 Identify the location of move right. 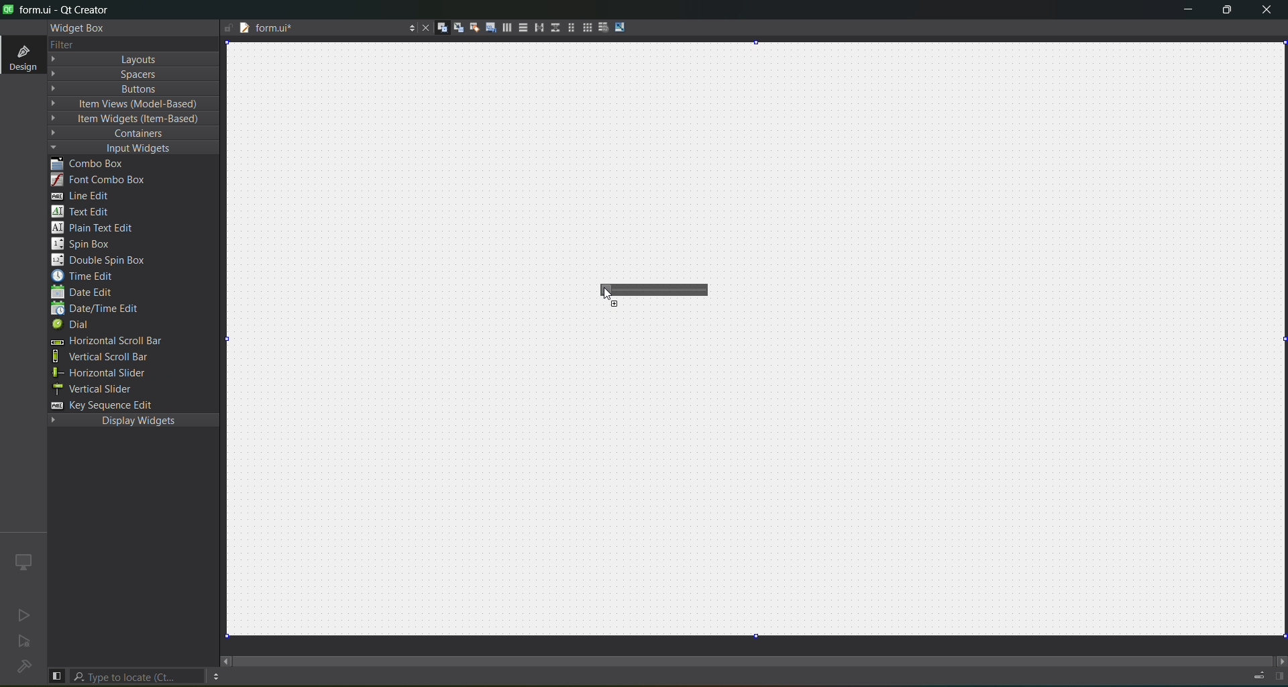
(226, 661).